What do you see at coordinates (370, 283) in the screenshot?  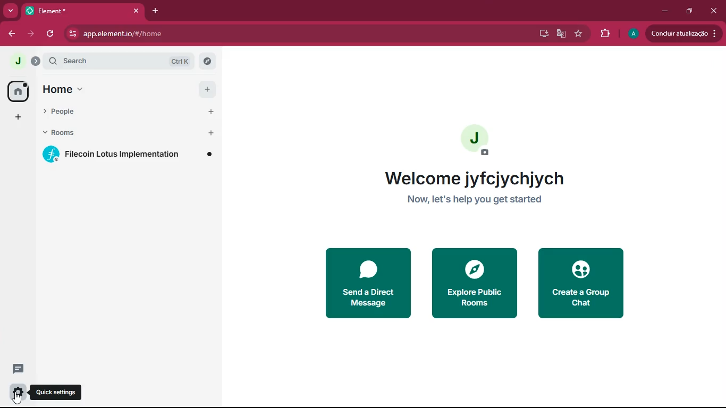 I see `send a direct message` at bounding box center [370, 283].